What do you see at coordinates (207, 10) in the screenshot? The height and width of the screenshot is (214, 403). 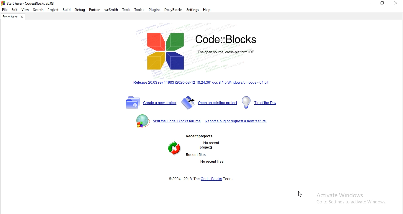 I see `Help` at bounding box center [207, 10].